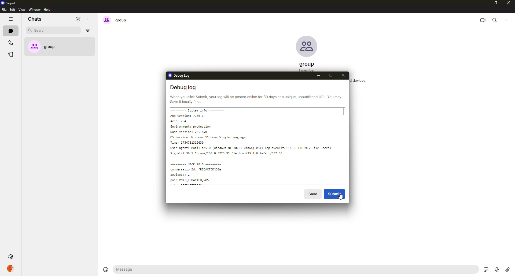 This screenshot has height=276, width=515. Describe the element at coordinates (507, 270) in the screenshot. I see `attach` at that location.